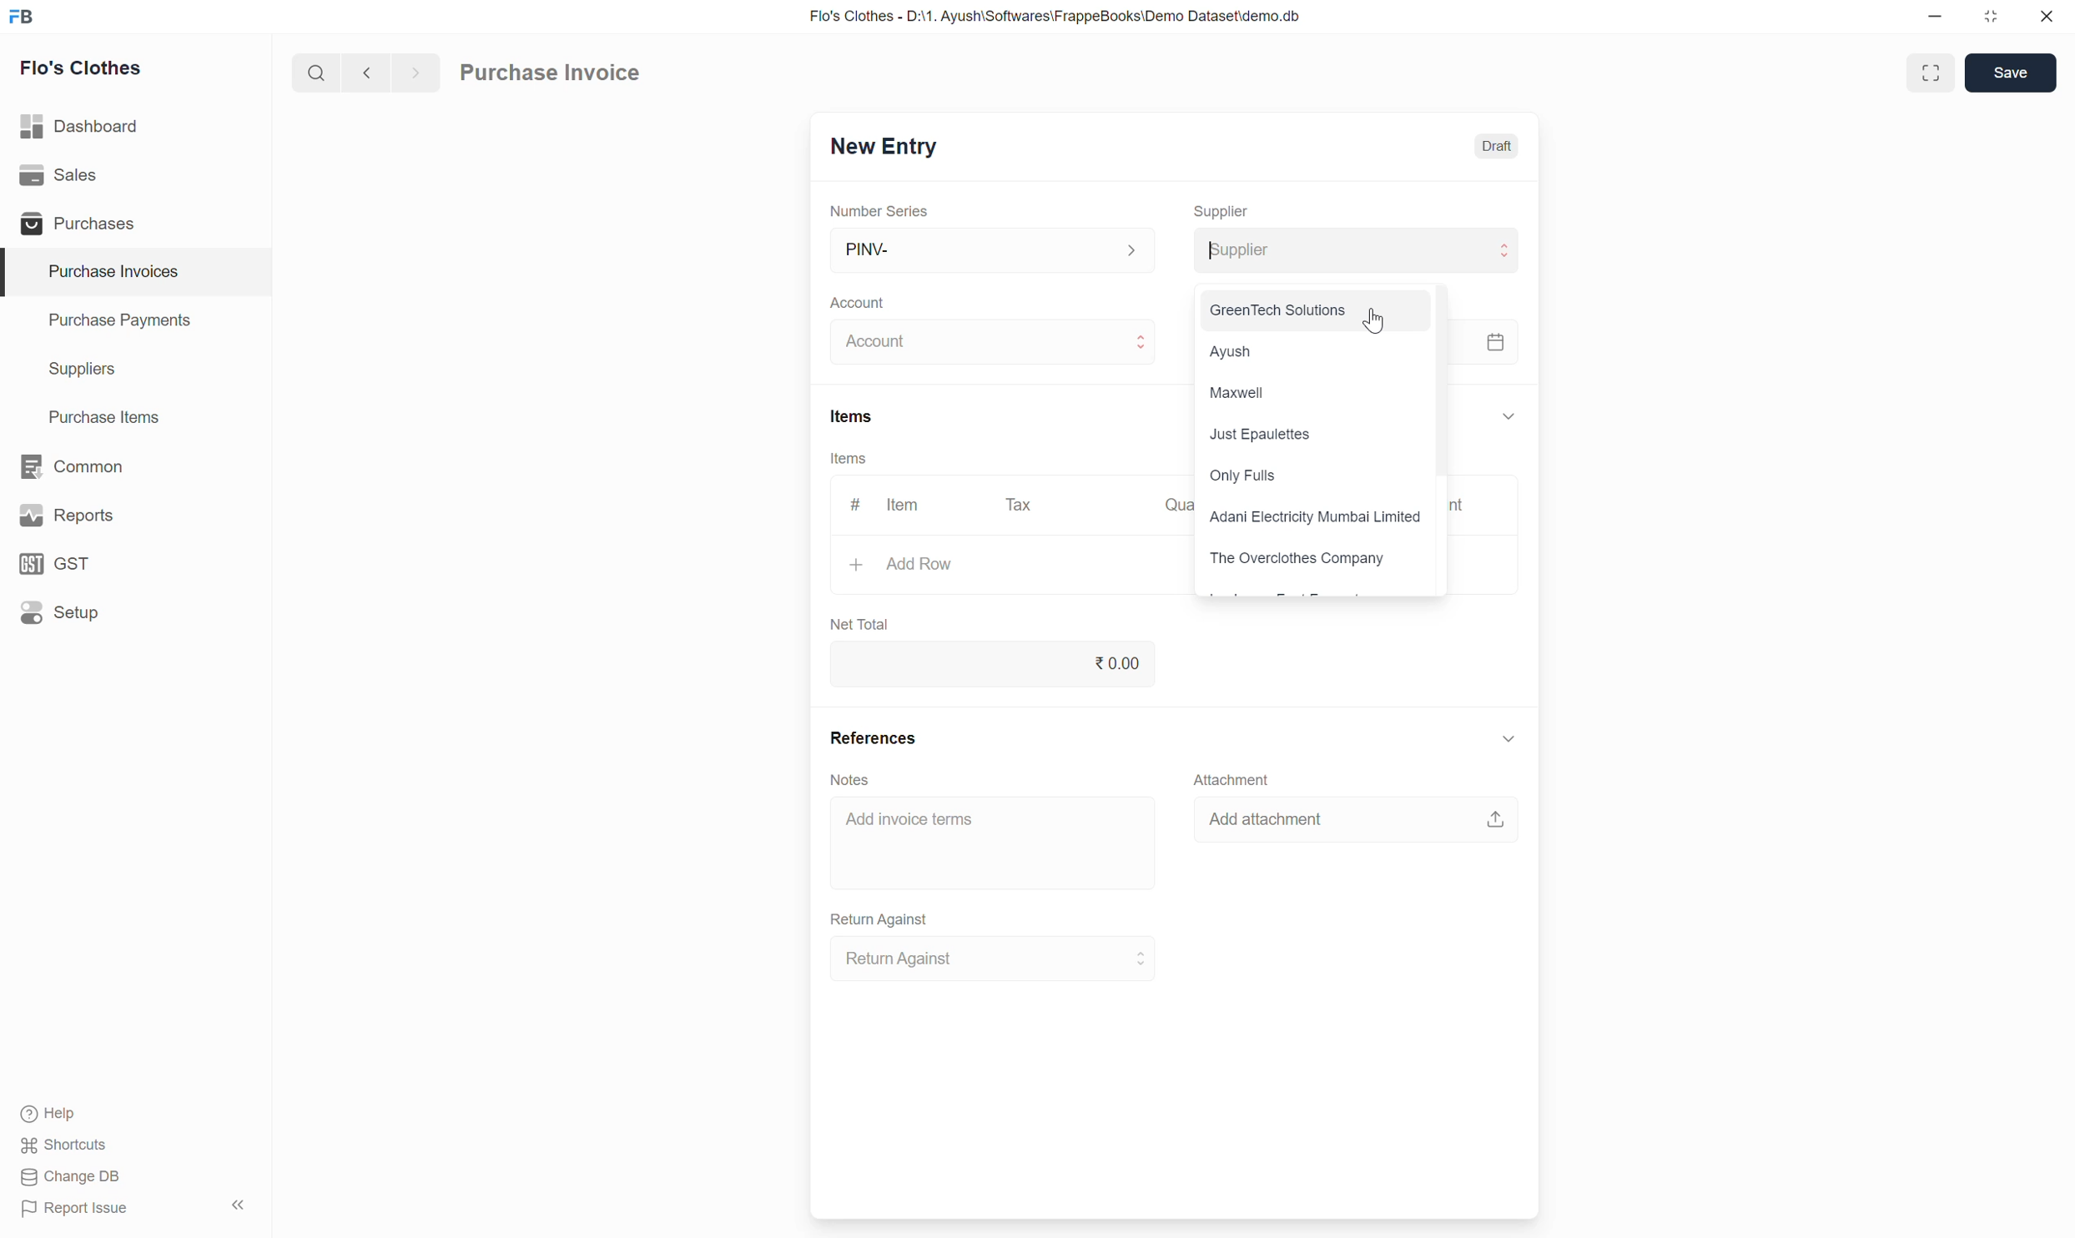 Image resolution: width=2075 pixels, height=1238 pixels. Describe the element at coordinates (1317, 393) in the screenshot. I see `Maxwell` at that location.